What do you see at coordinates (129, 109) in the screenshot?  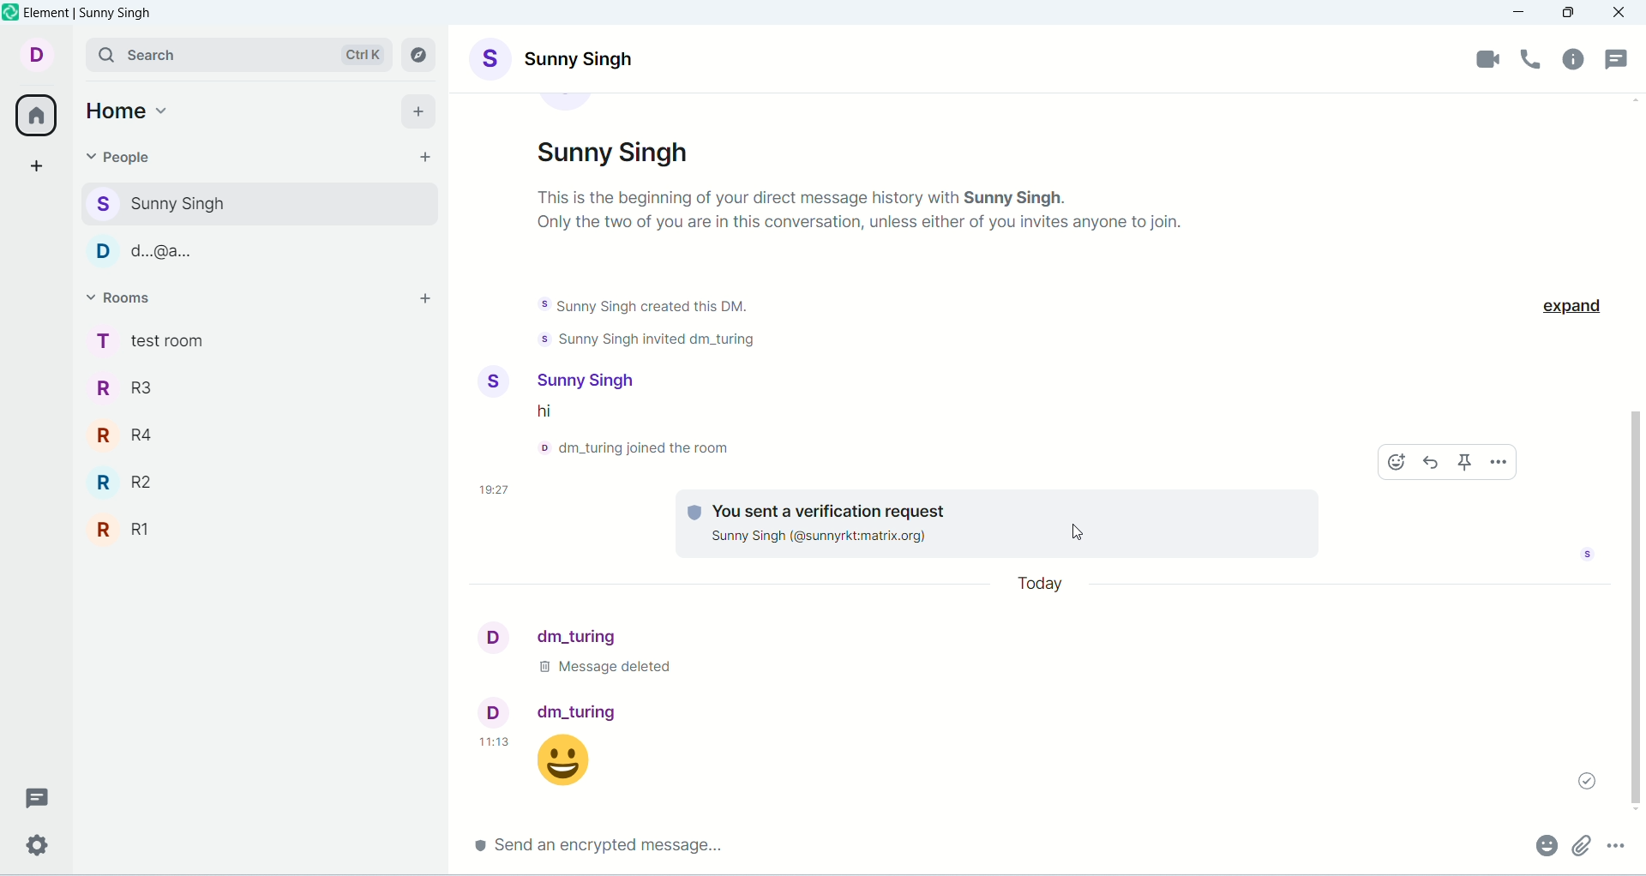 I see `home` at bounding box center [129, 109].